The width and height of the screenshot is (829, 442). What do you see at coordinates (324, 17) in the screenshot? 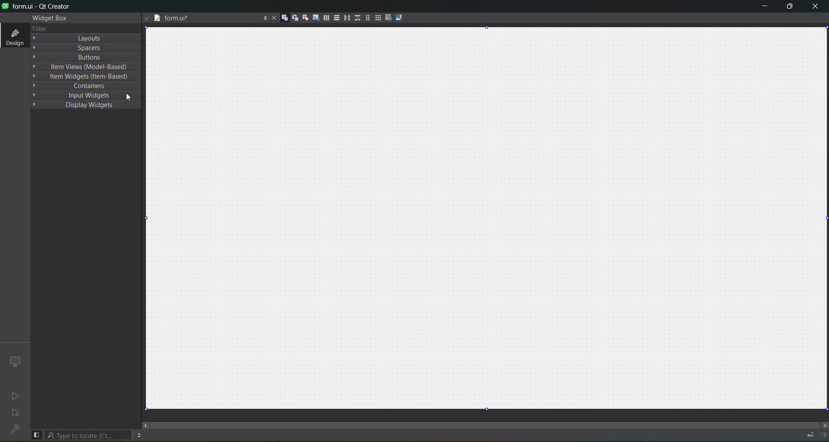
I see `horizontal layout` at bounding box center [324, 17].